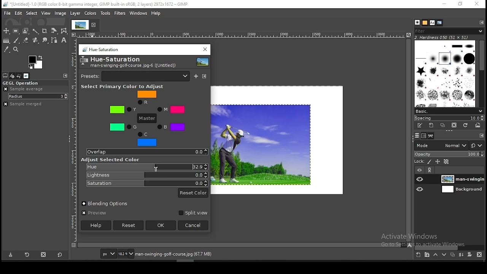  I want to click on channels, so click(423, 137).